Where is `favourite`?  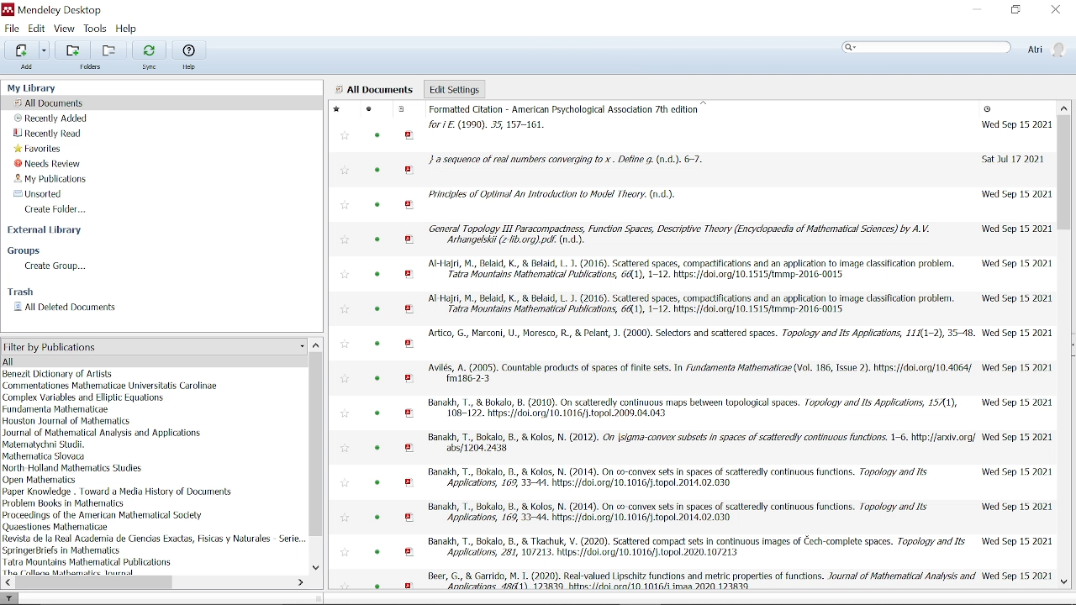 favourite is located at coordinates (343, 583).